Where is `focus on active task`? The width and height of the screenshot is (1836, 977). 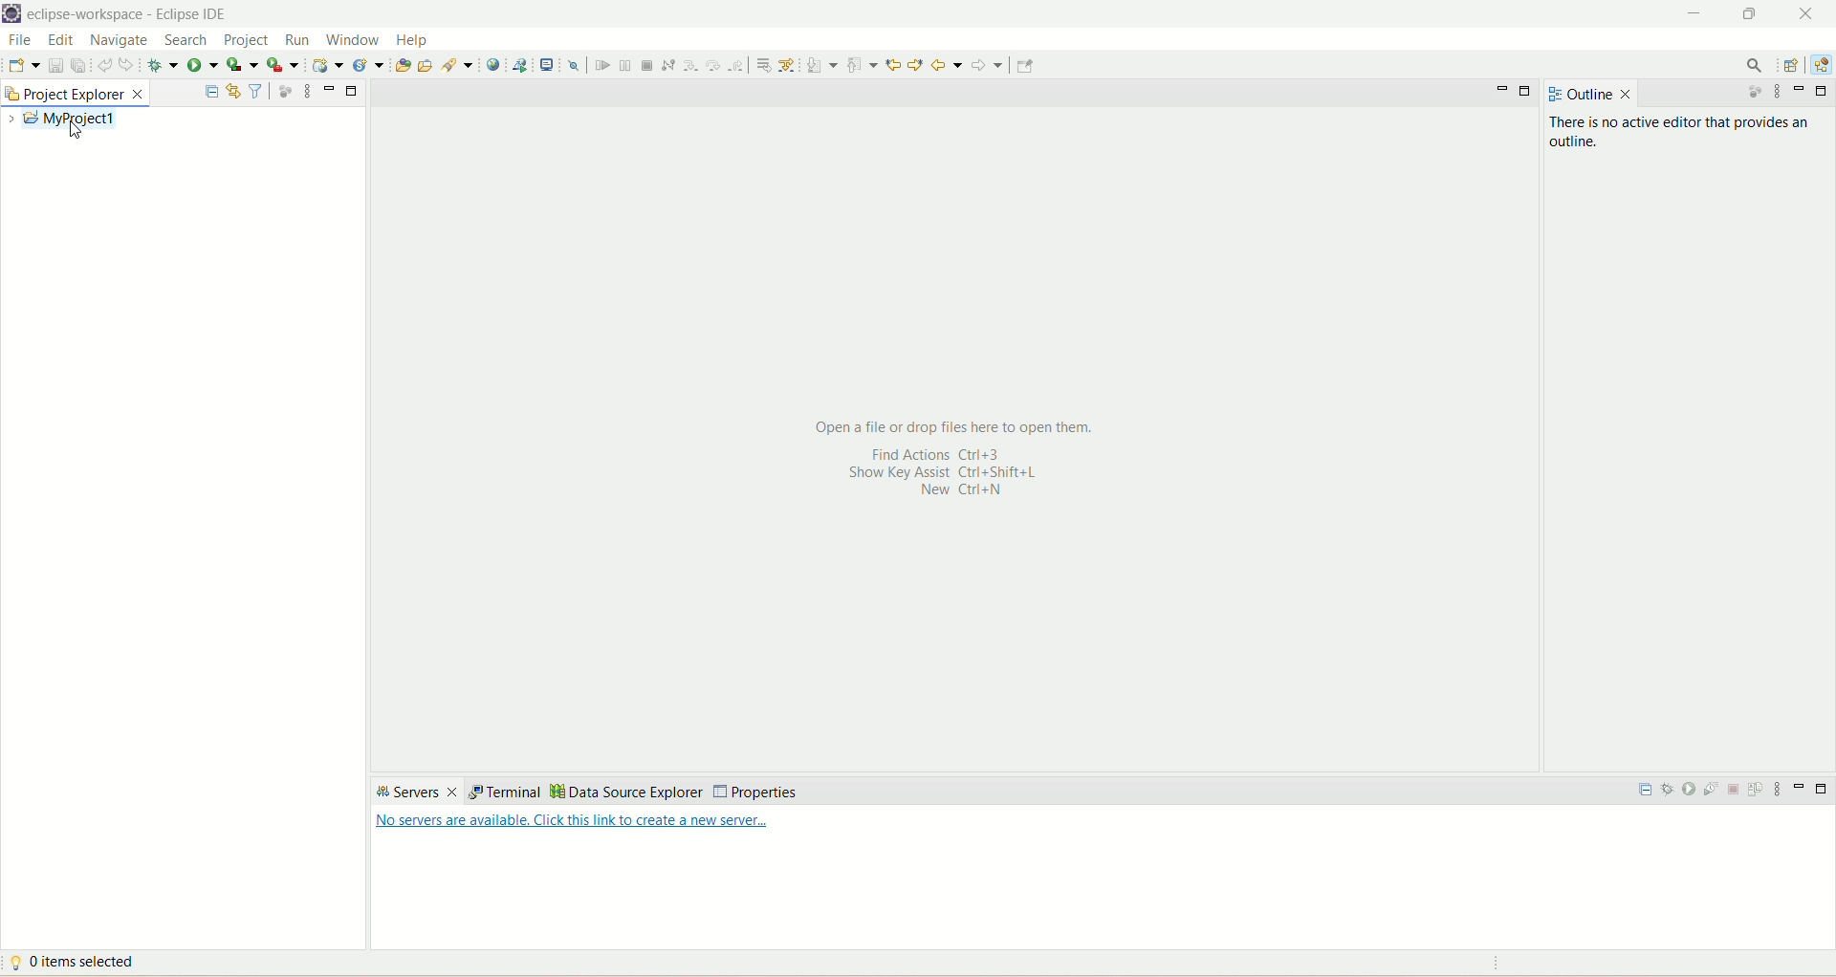 focus on active task is located at coordinates (283, 90).